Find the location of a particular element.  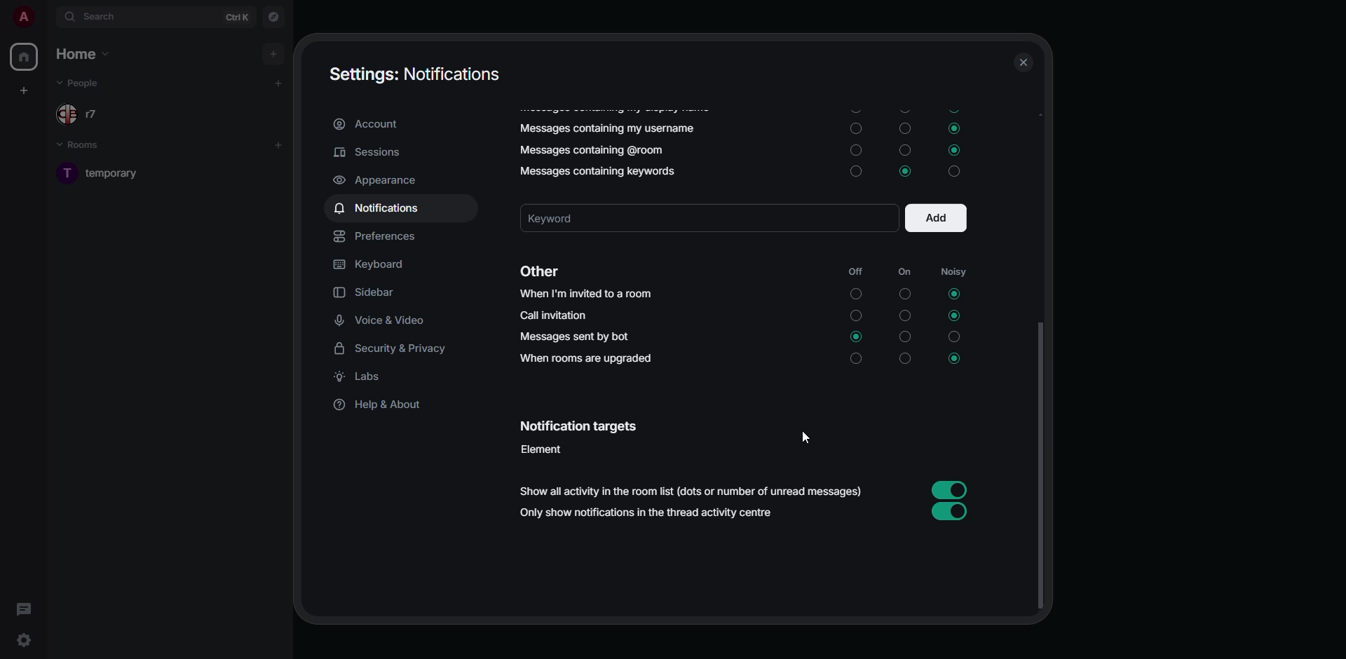

notifications is located at coordinates (381, 209).